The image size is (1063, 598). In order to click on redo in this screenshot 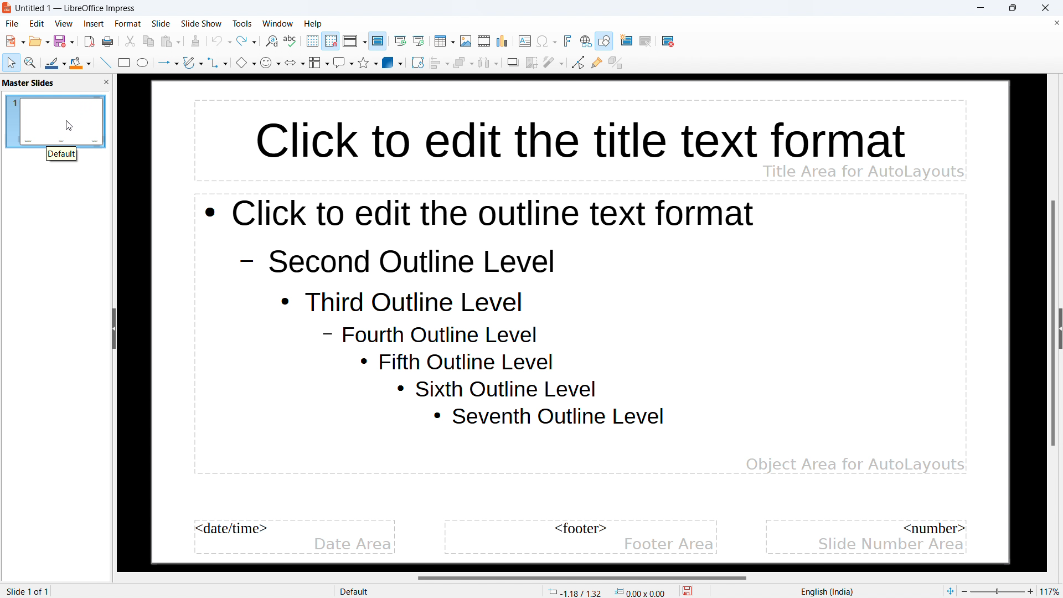, I will do `click(246, 41)`.